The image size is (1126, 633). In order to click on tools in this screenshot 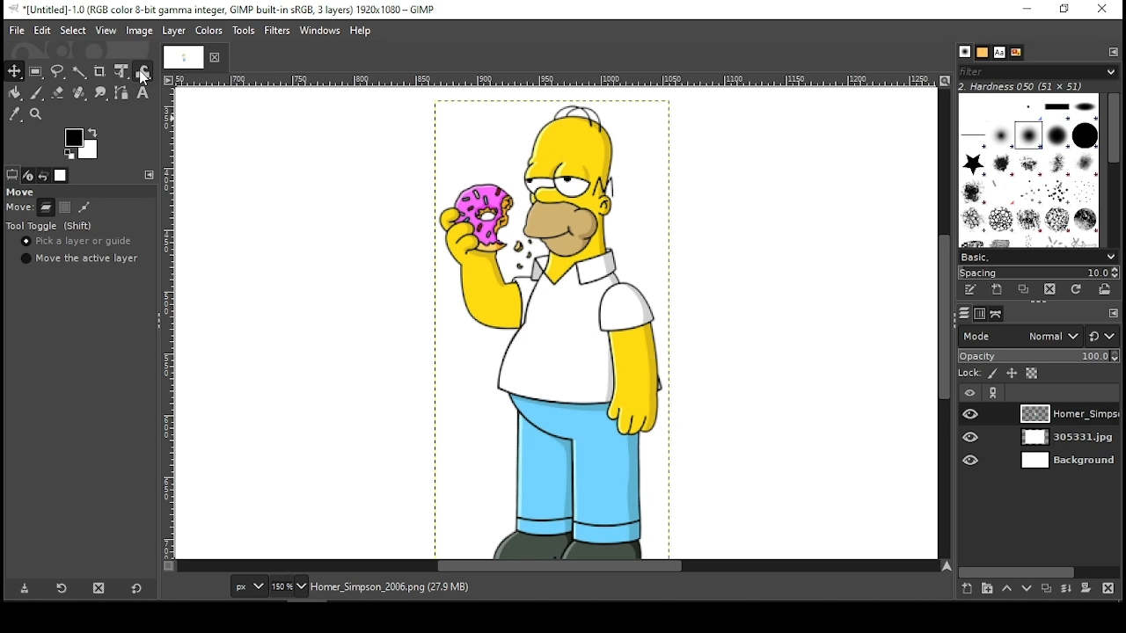, I will do `click(245, 30)`.